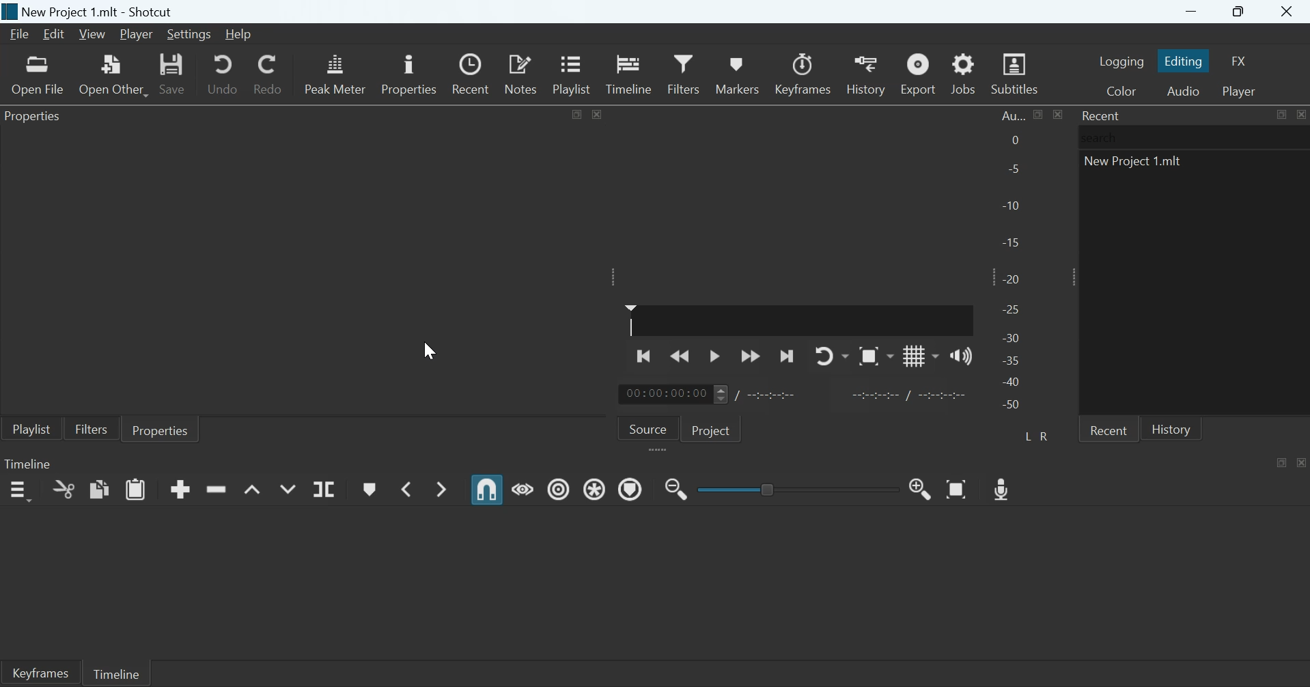 Image resolution: width=1310 pixels, height=687 pixels. What do you see at coordinates (1185, 61) in the screenshot?
I see `Switch to the Editing layout` at bounding box center [1185, 61].